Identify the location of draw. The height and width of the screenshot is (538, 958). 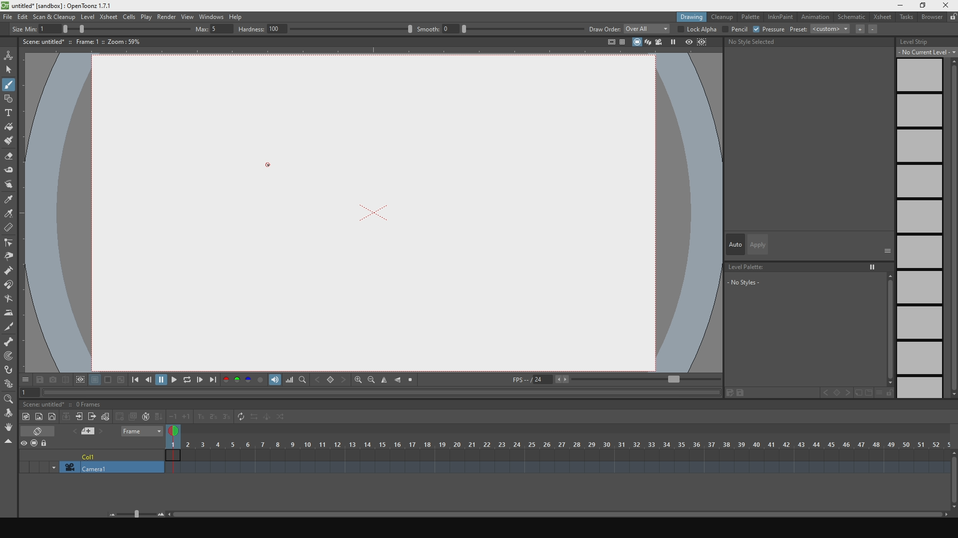
(10, 84).